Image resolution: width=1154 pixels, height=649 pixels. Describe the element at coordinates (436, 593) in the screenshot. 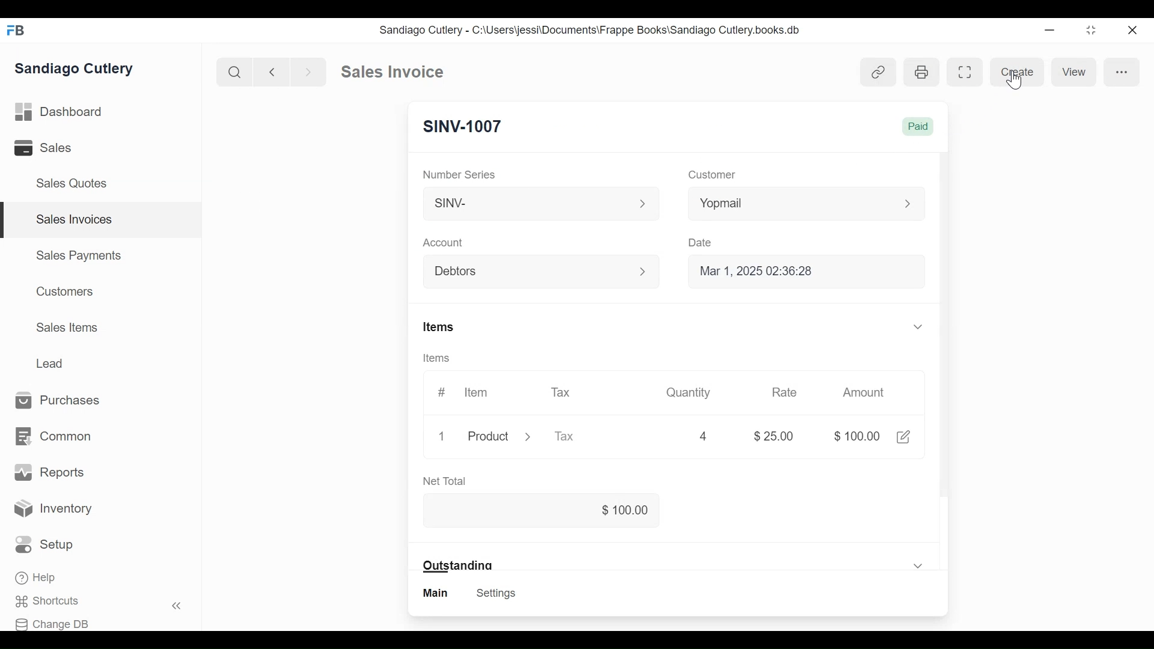

I see `Main` at that location.